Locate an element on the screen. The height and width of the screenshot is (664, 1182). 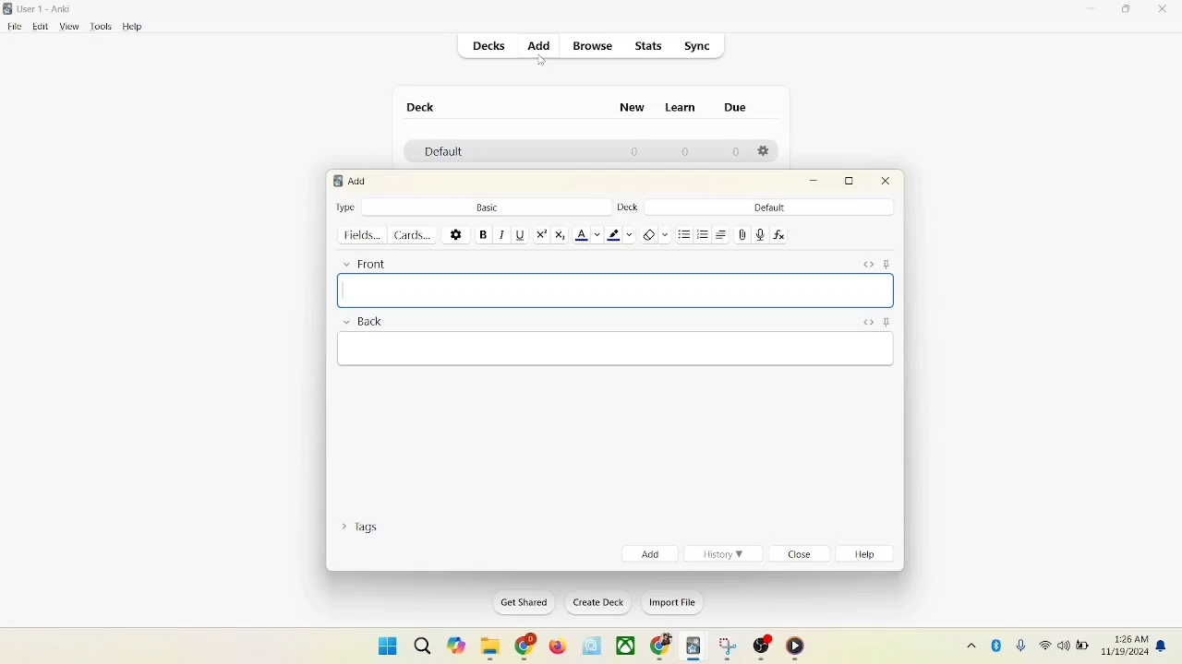
deck is located at coordinates (421, 107).